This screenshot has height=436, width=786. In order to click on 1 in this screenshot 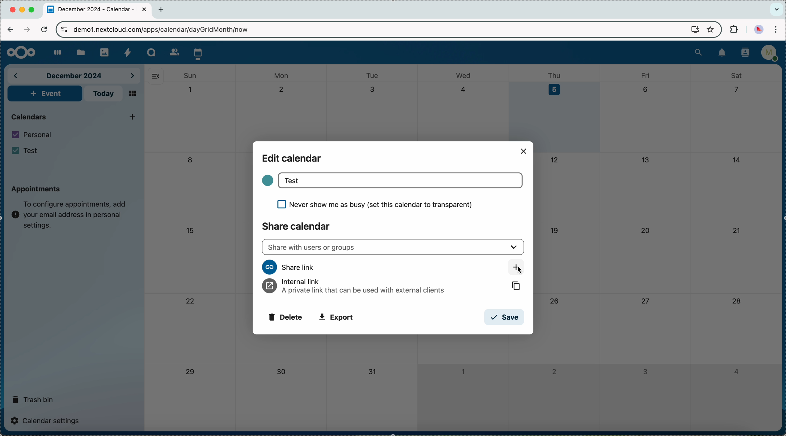, I will do `click(191, 90)`.